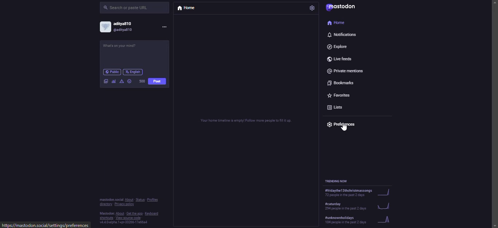 This screenshot has width=498, height=228. I want to click on trending, so click(360, 192).